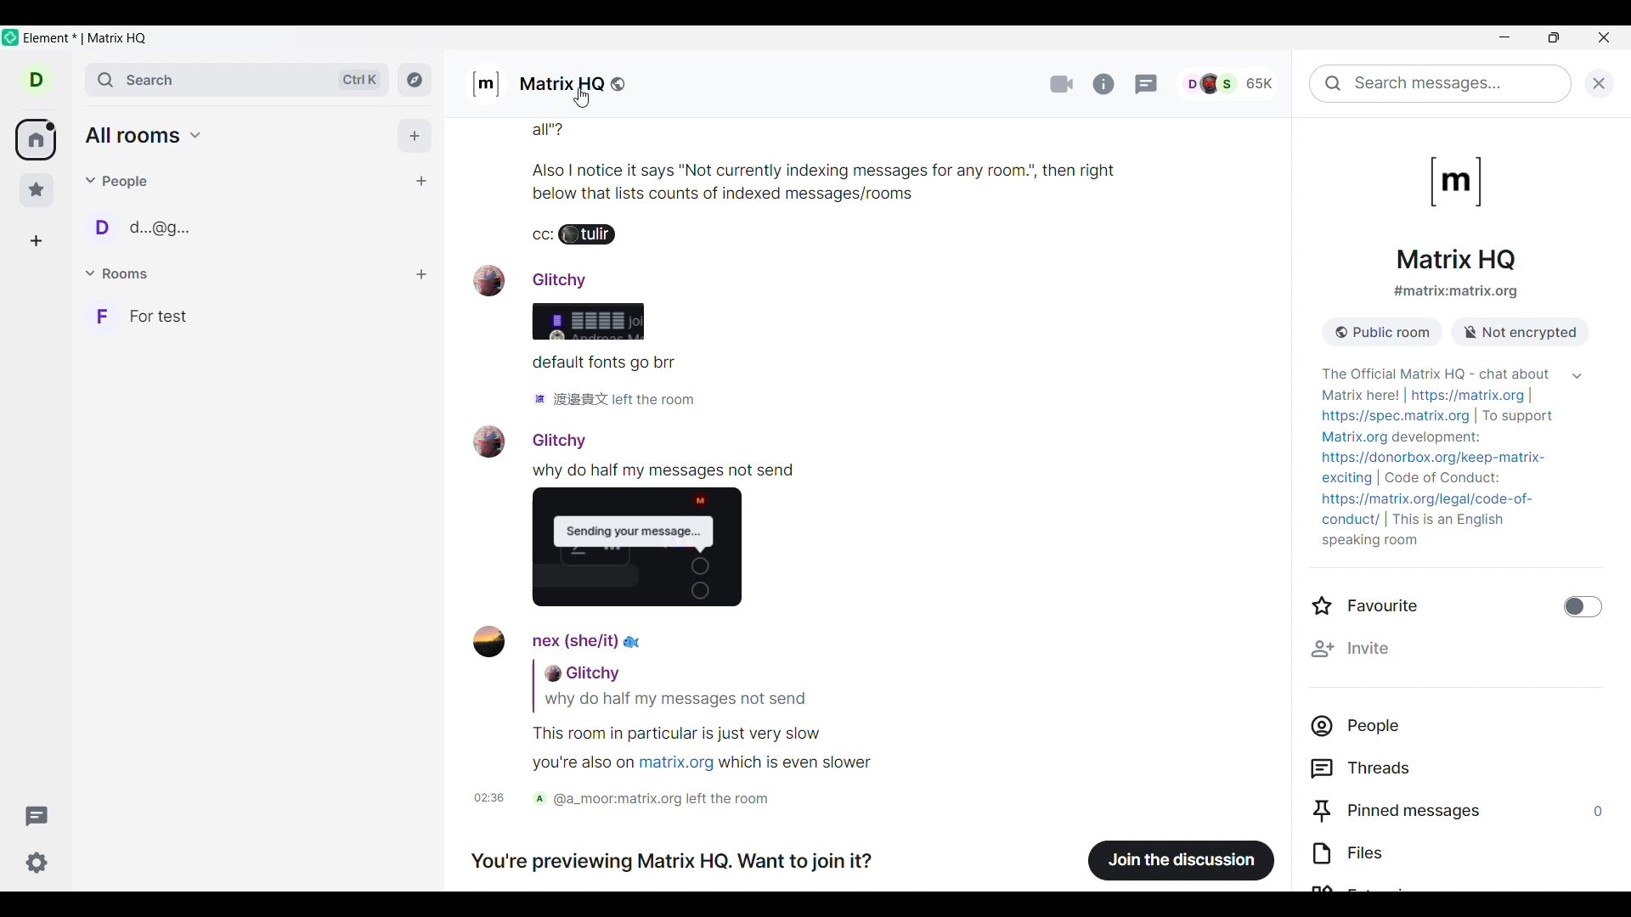  Describe the element at coordinates (1182, 859) in the screenshot. I see `Join the discussion` at that location.